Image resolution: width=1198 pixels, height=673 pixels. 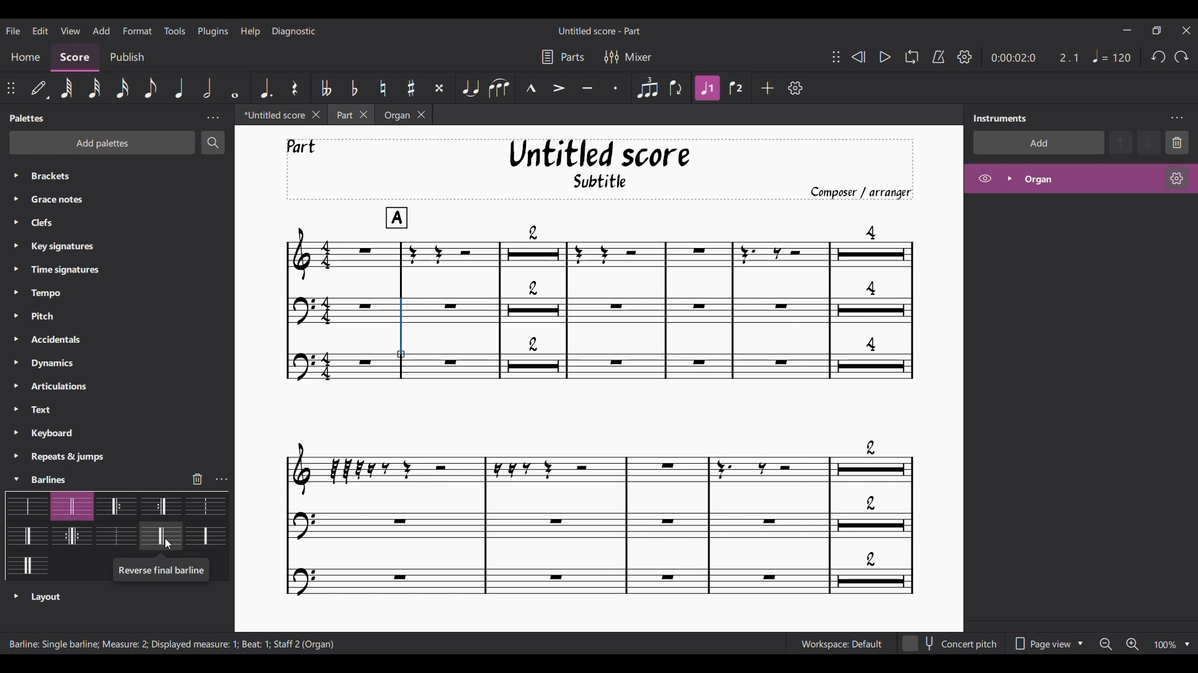 I want to click on Move selection down, so click(x=1149, y=143).